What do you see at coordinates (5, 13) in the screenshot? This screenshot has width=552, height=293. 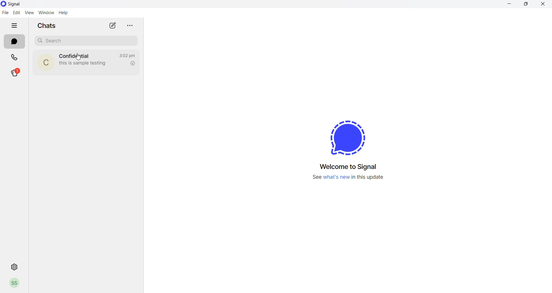 I see `file` at bounding box center [5, 13].